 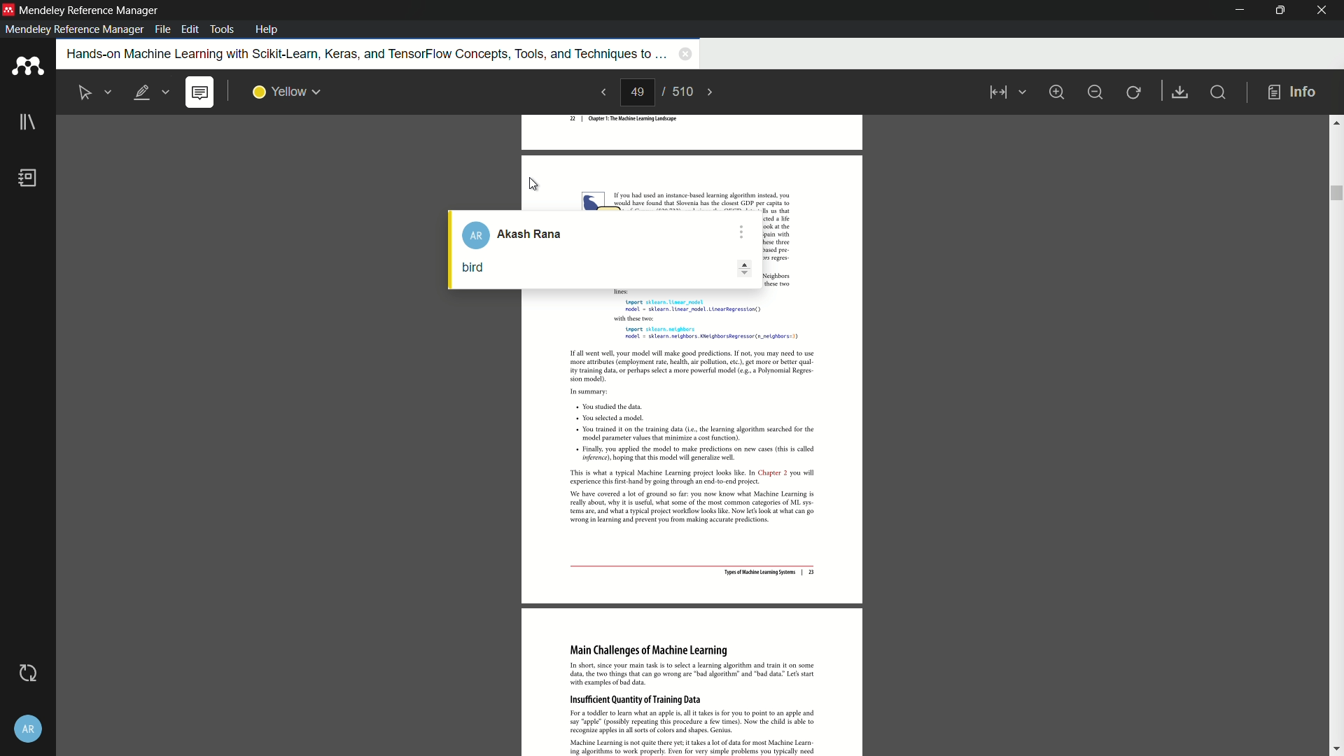 I want to click on highlight text, so click(x=152, y=92).